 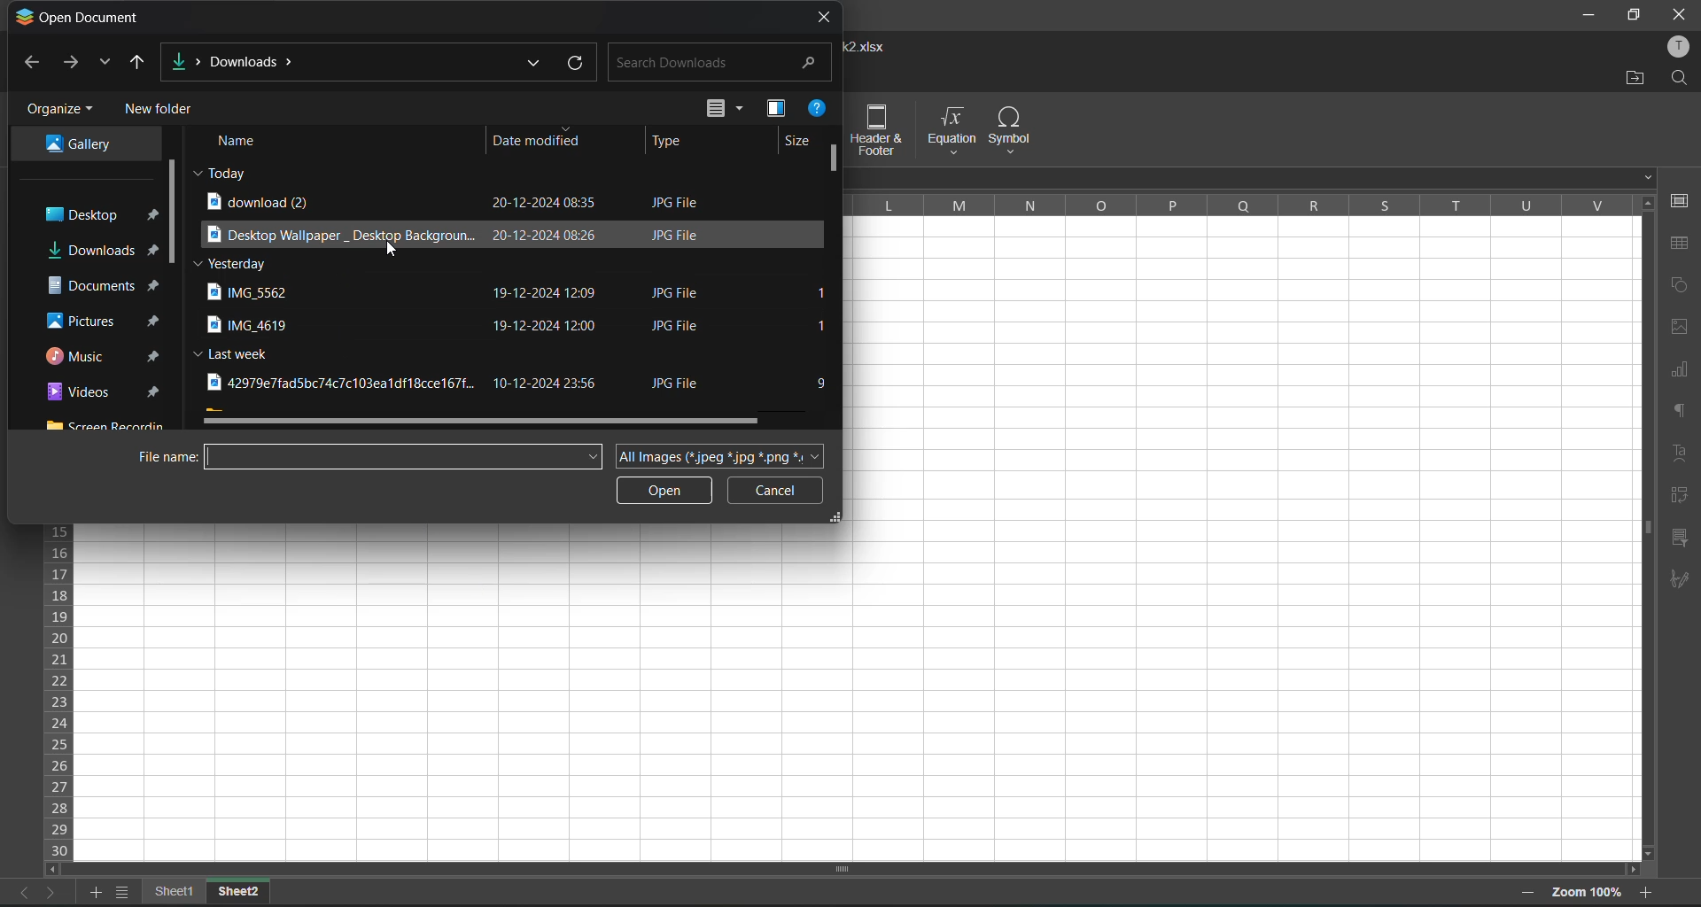 I want to click on vertical scroll bar, so click(x=1644, y=417).